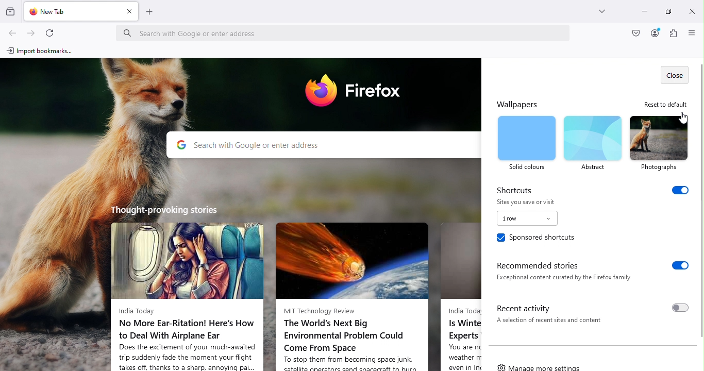  What do you see at coordinates (43, 52) in the screenshot?
I see `Import bookmarks` at bounding box center [43, 52].